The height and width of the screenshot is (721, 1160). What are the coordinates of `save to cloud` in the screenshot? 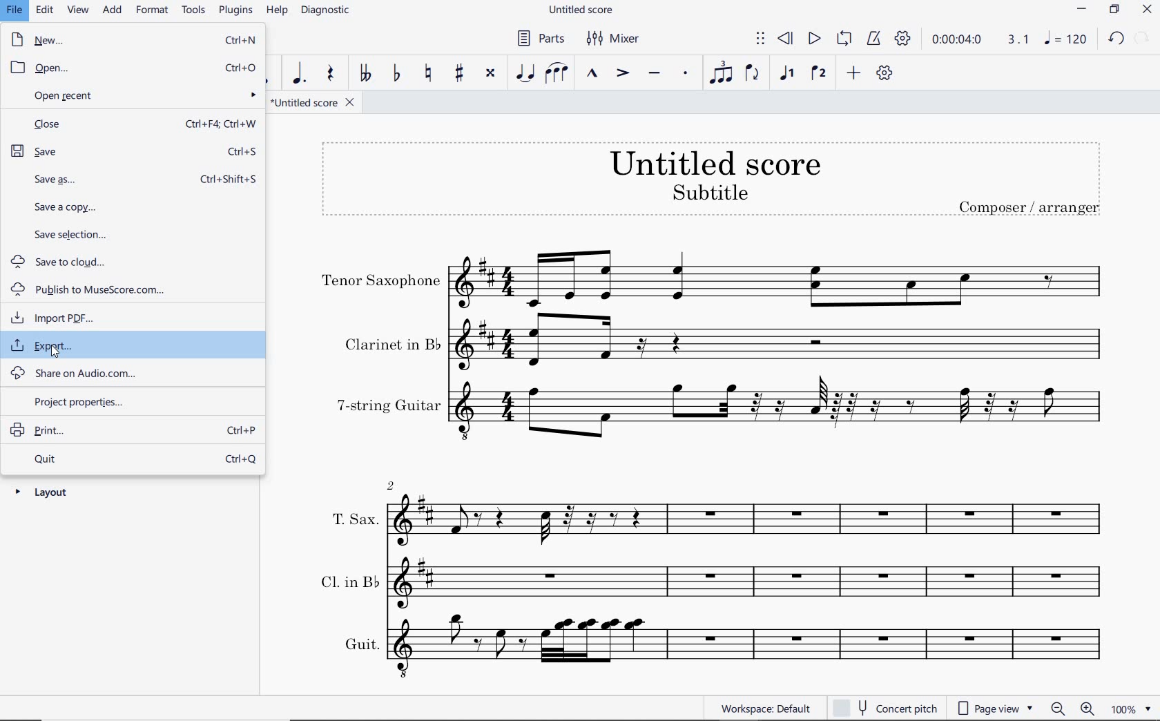 It's located at (131, 262).